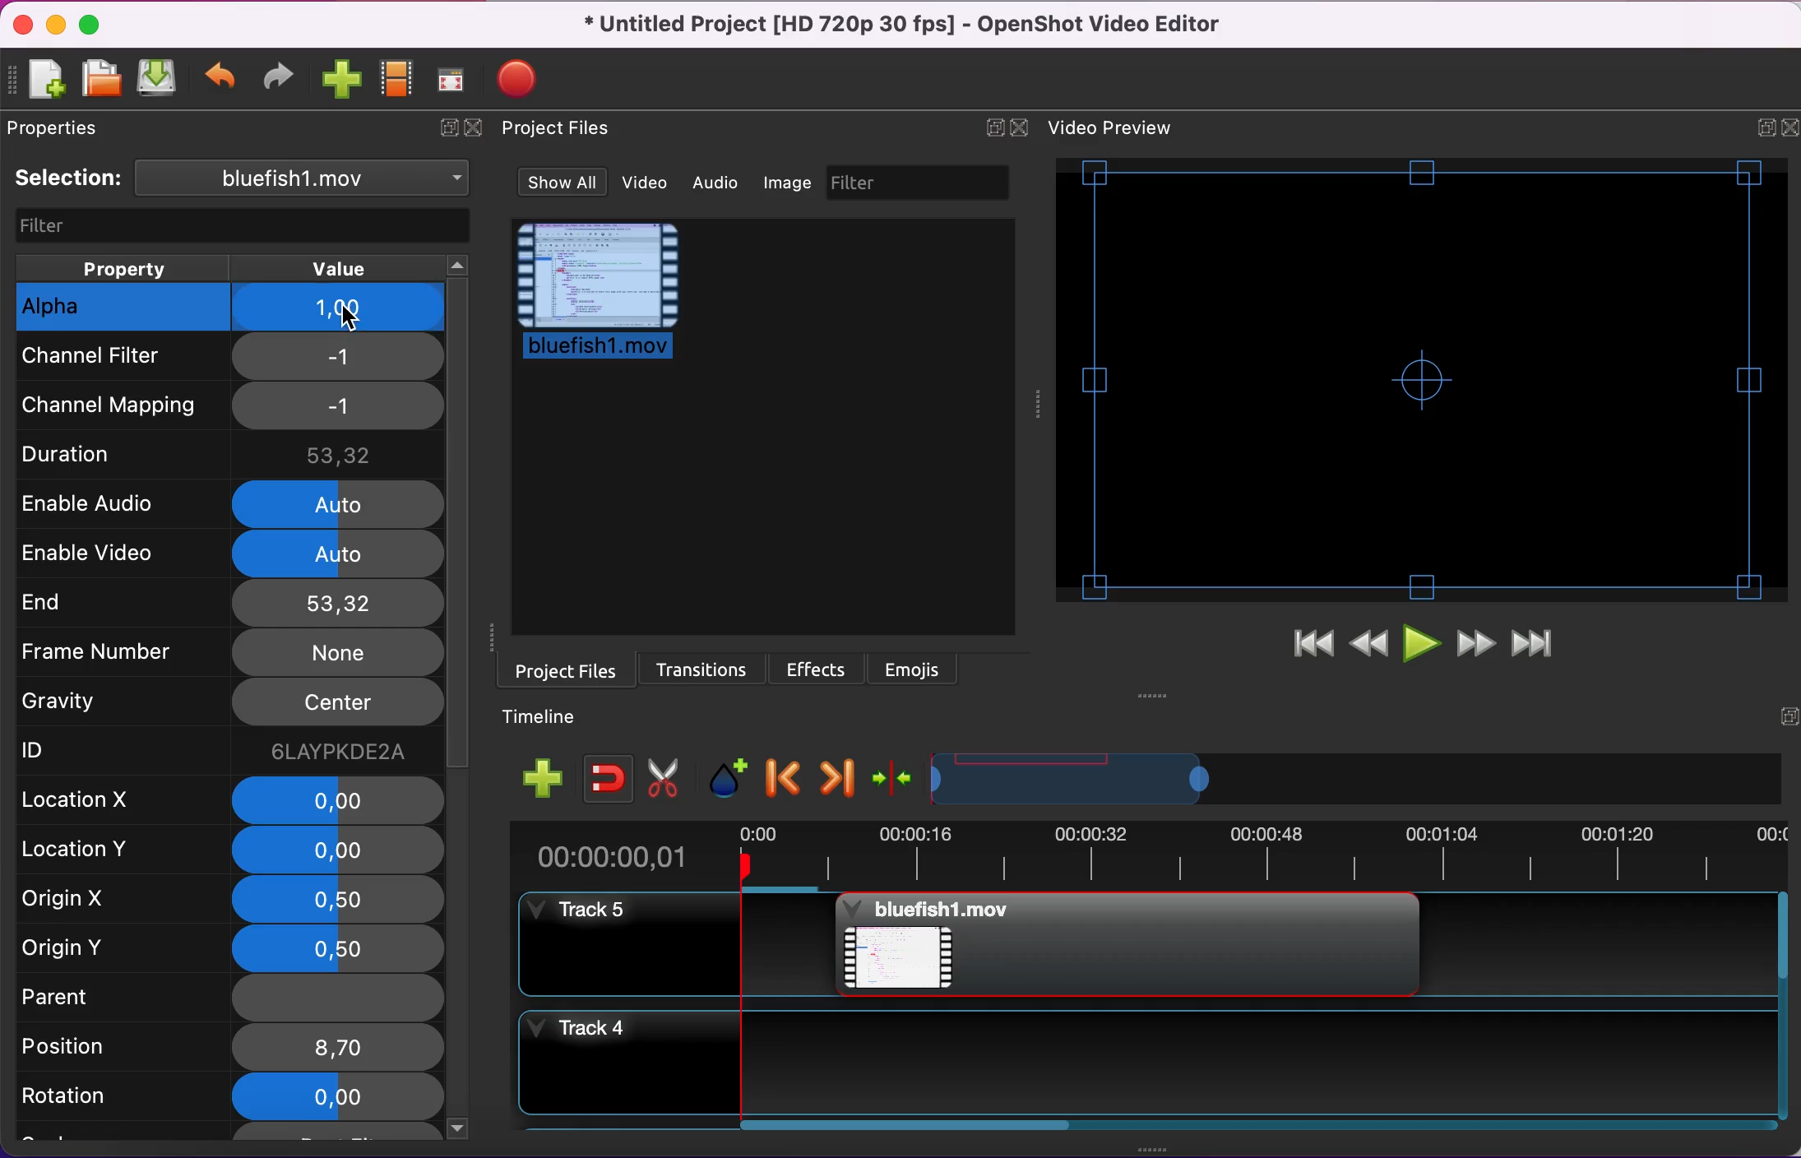 The width and height of the screenshot is (1801, 1158). I want to click on audio, so click(723, 184).